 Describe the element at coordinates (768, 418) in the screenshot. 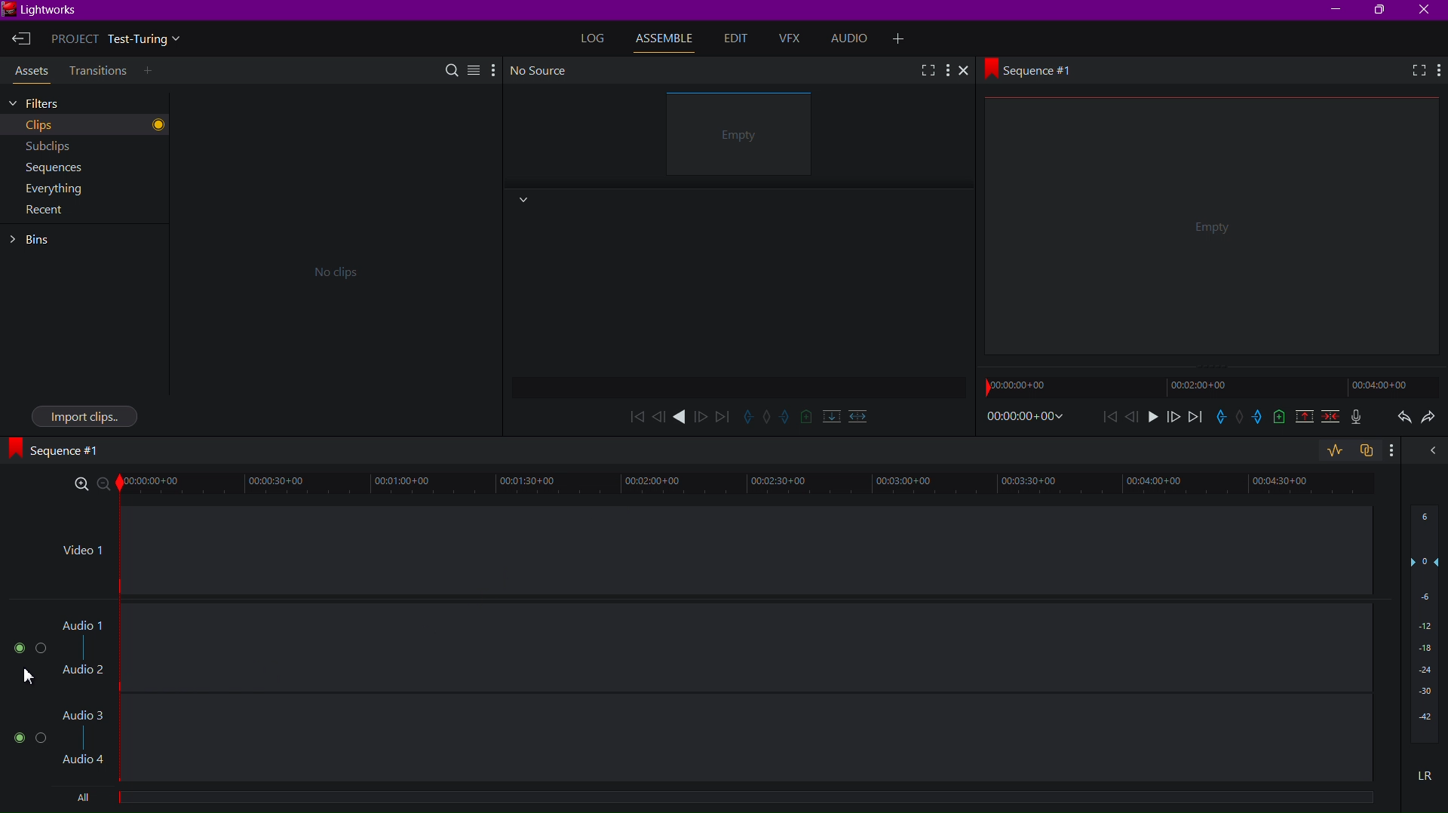

I see `roll edit` at that location.